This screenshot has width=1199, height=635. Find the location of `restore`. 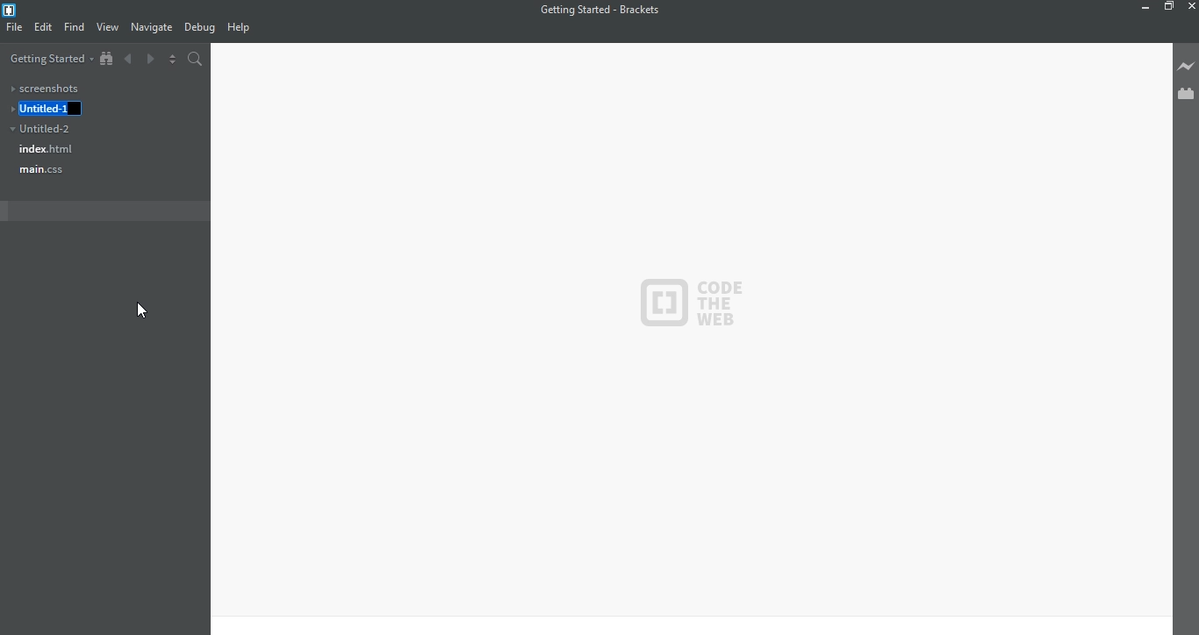

restore is located at coordinates (1170, 8).